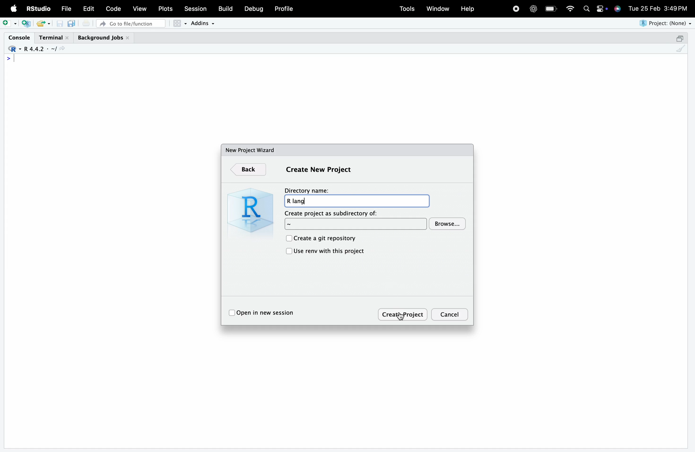  I want to click on >, so click(9, 58).